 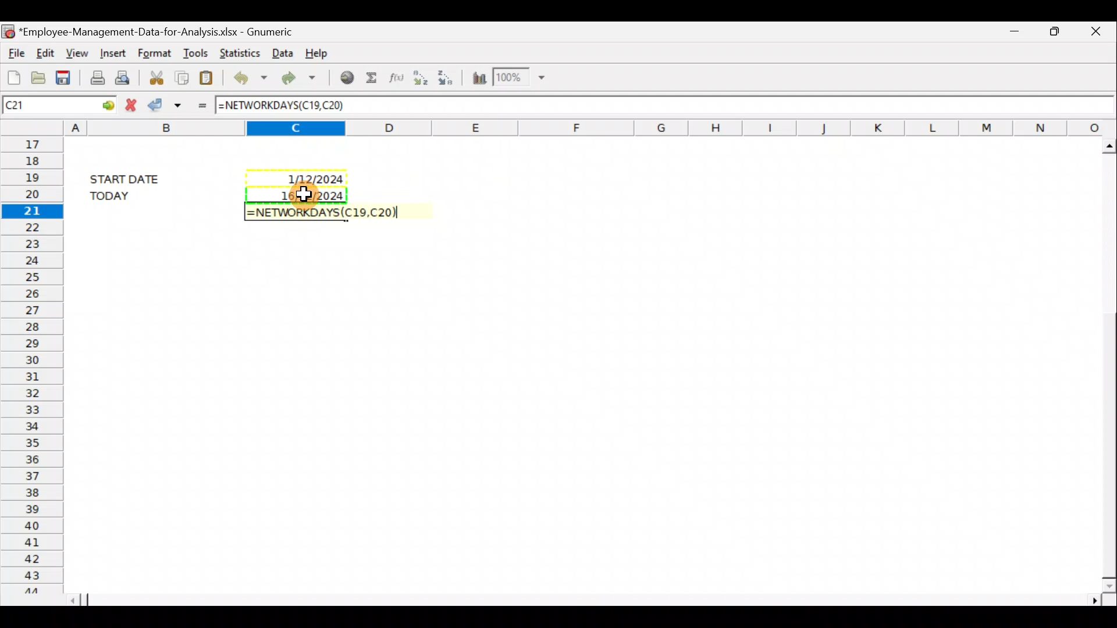 What do you see at coordinates (575, 413) in the screenshot?
I see `Cells` at bounding box center [575, 413].